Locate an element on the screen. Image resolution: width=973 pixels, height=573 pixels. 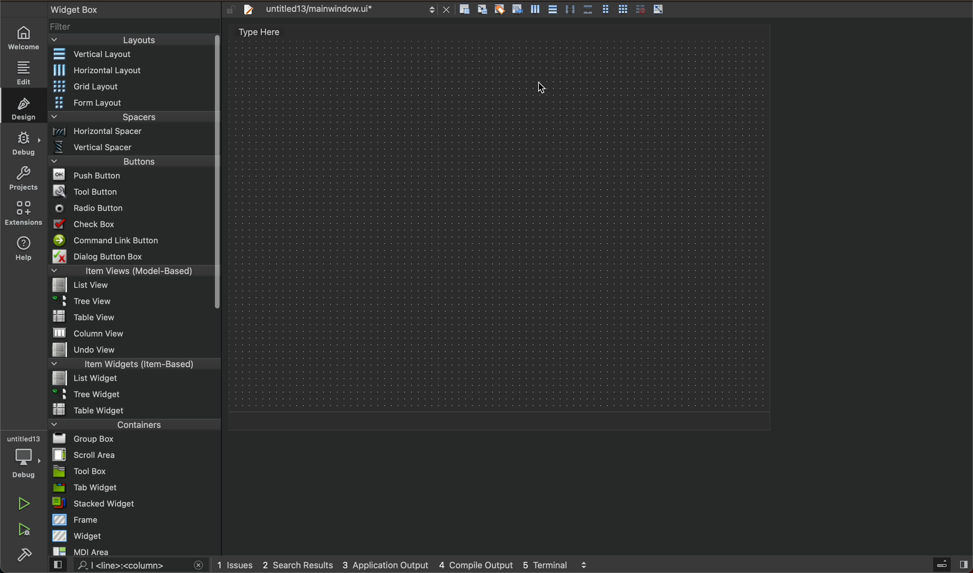
scroll area is located at coordinates (133, 454).